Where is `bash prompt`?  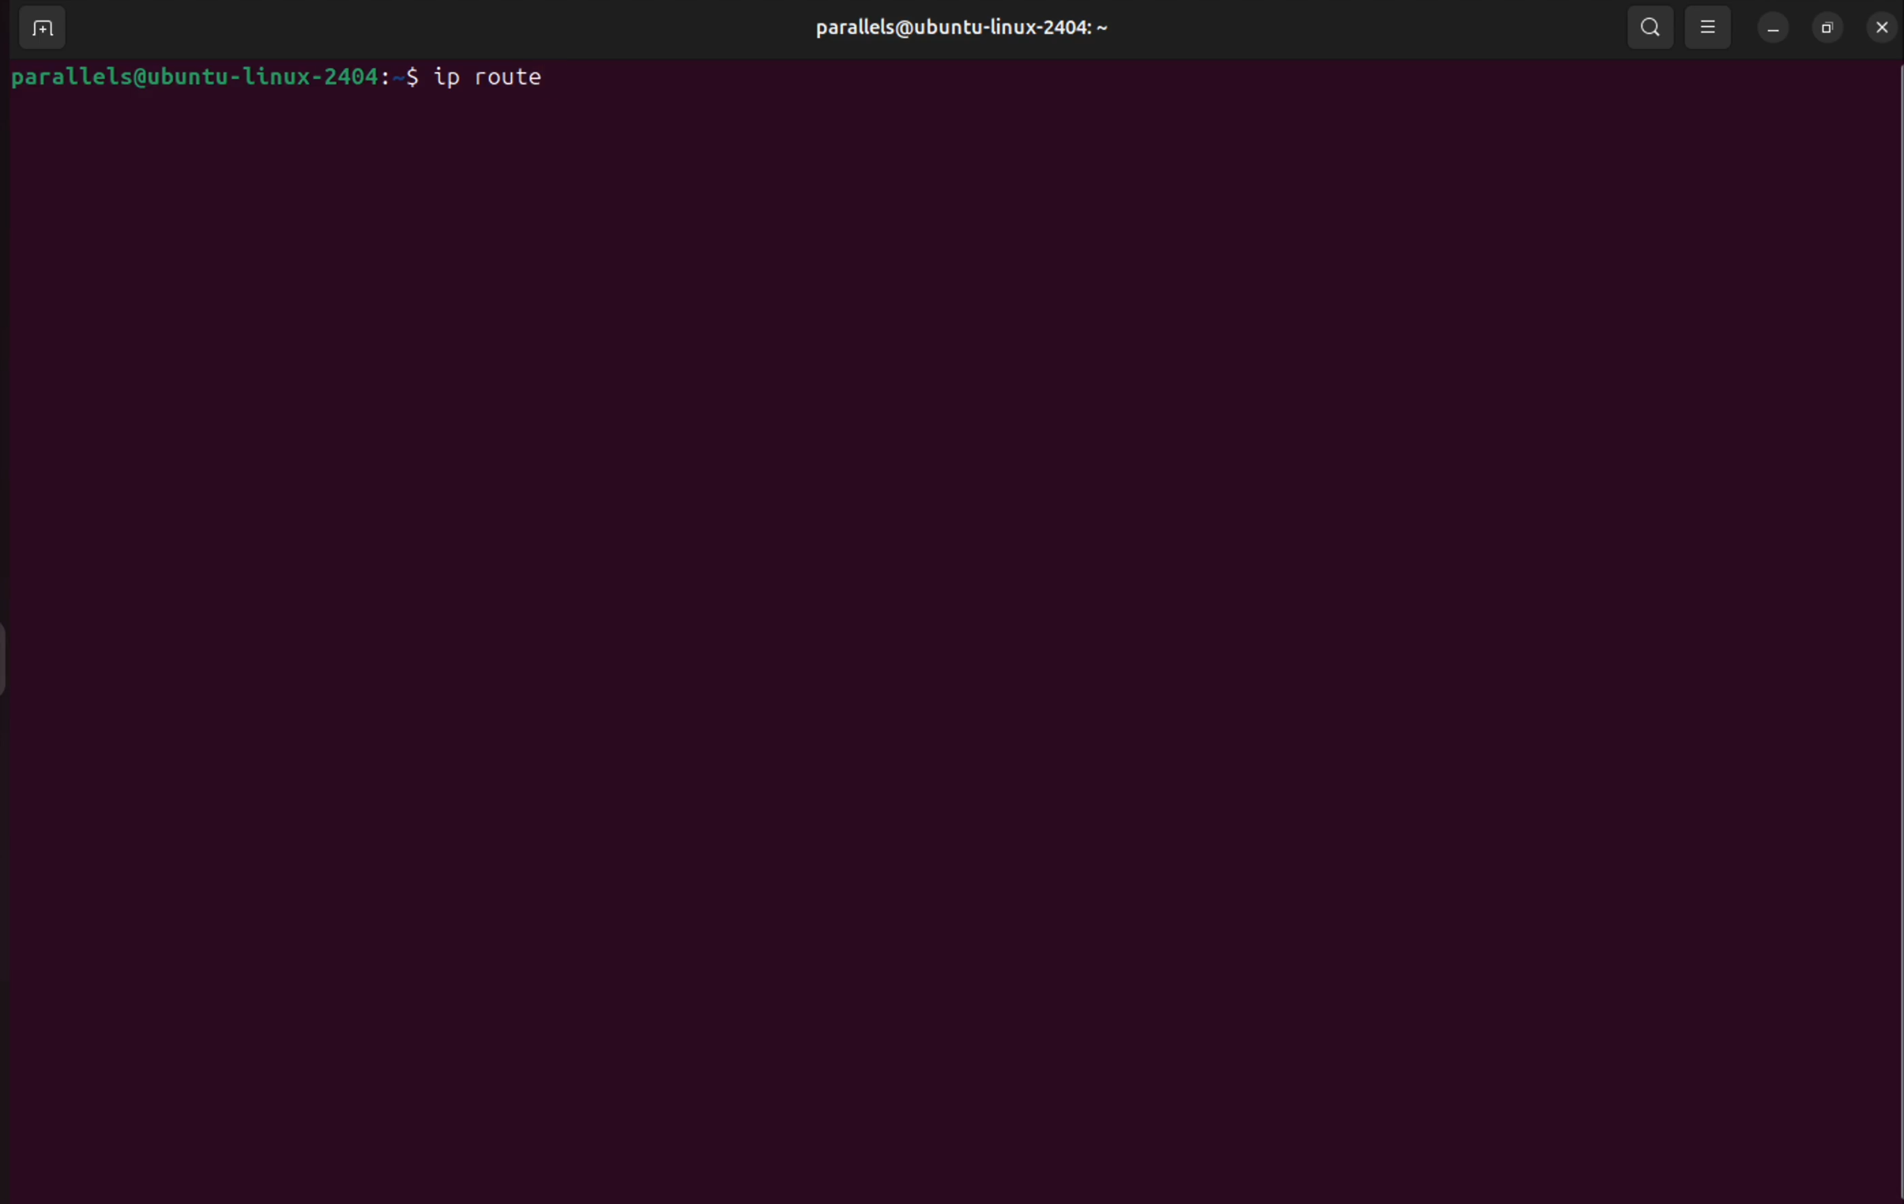
bash prompt is located at coordinates (212, 77).